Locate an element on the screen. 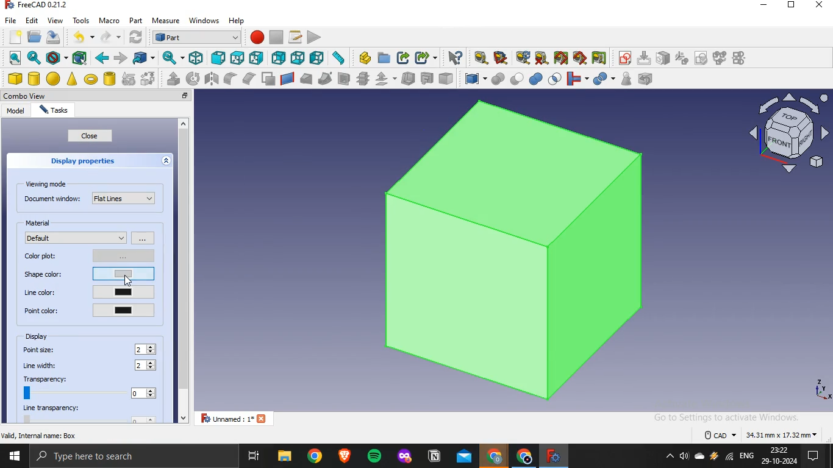  close is located at coordinates (820, 5).